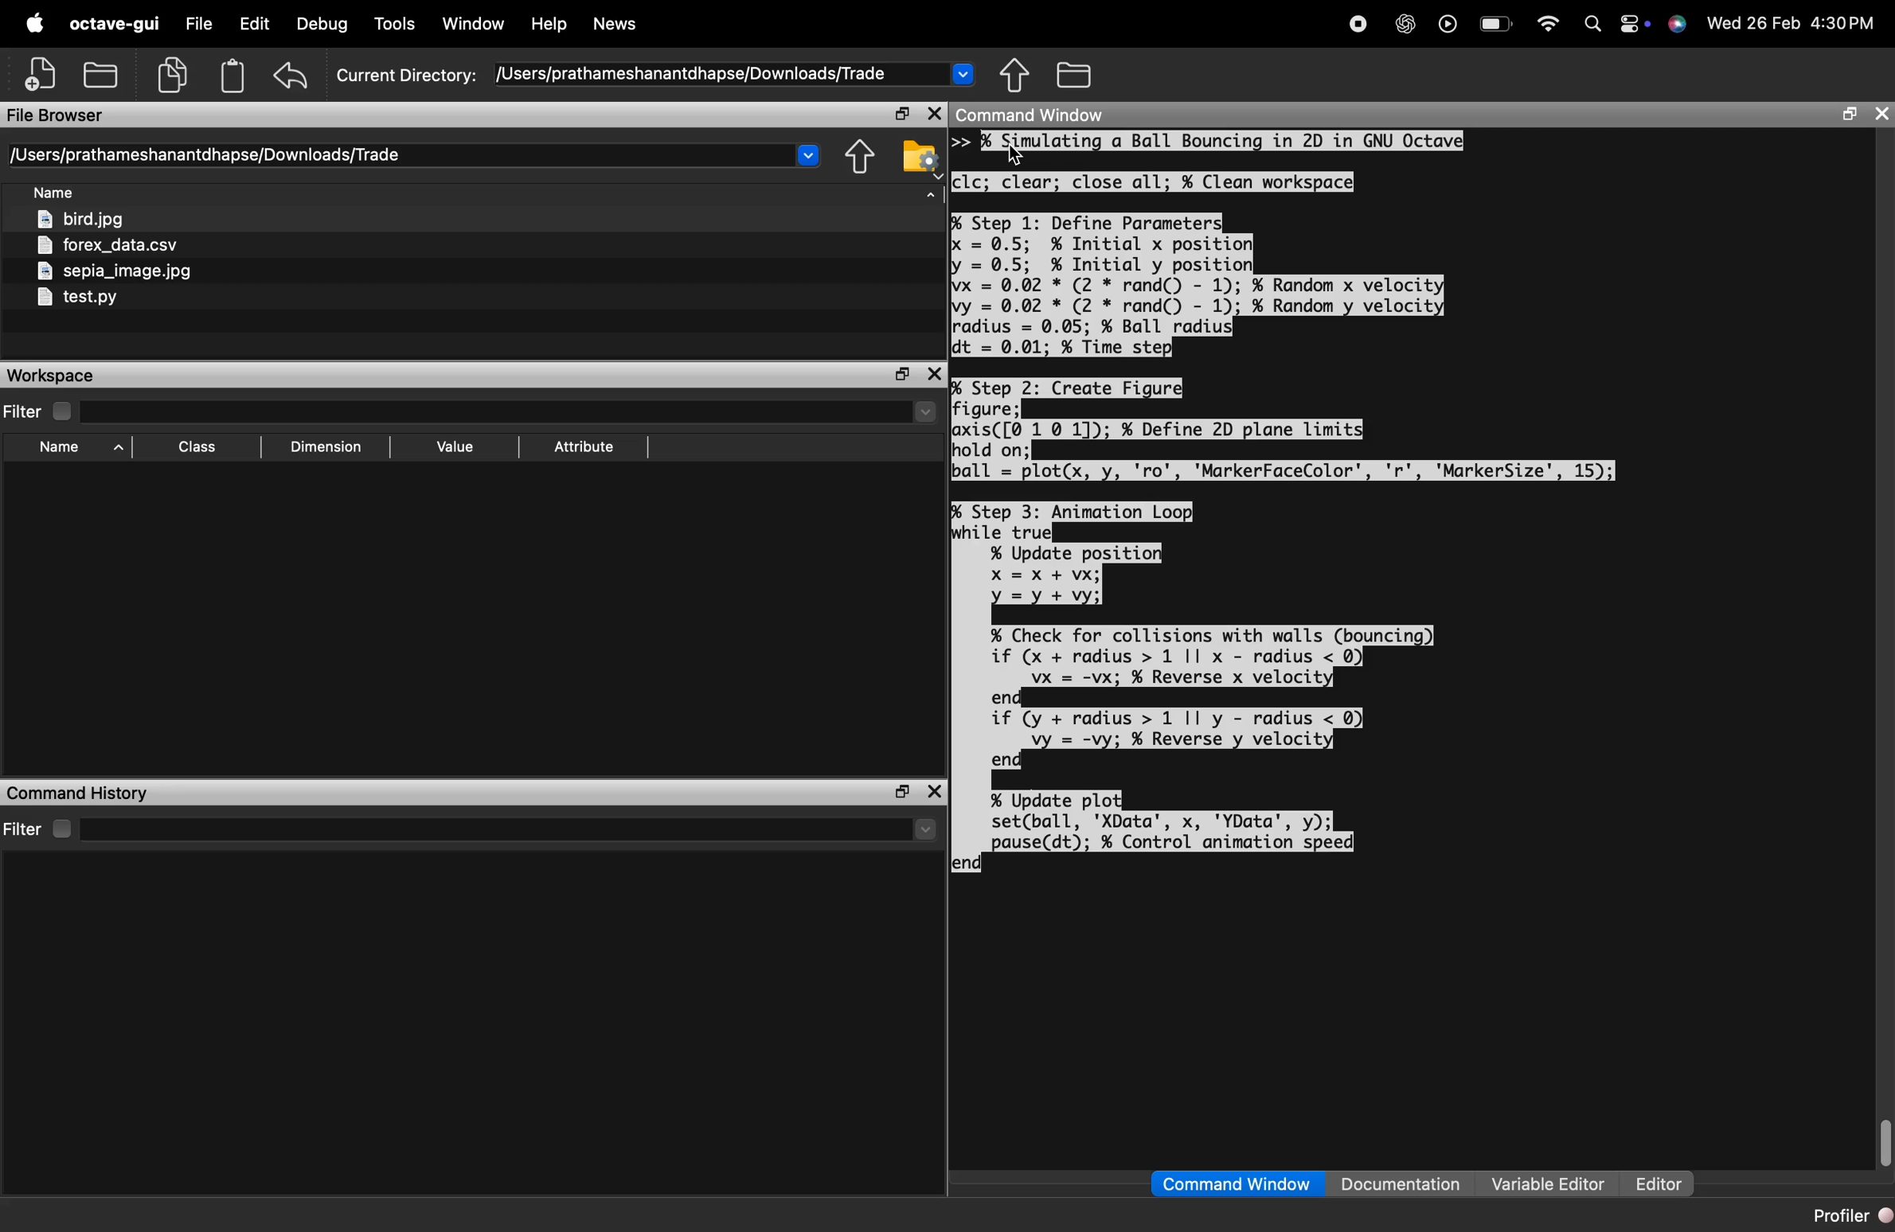  Describe the element at coordinates (616, 23) in the screenshot. I see `News` at that location.